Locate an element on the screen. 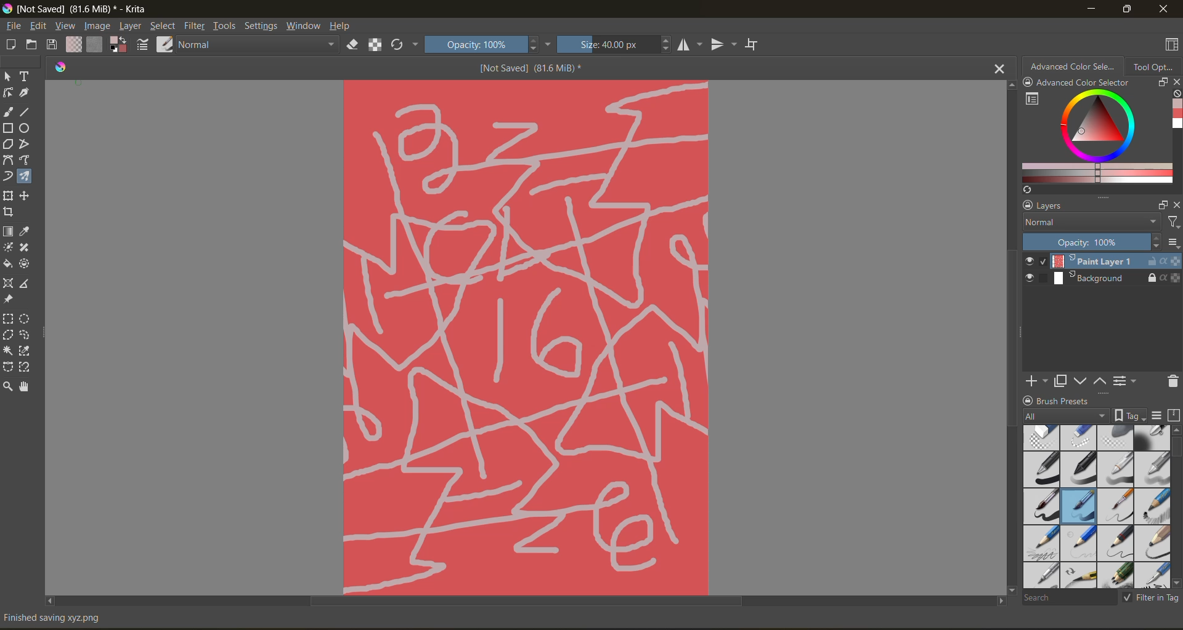  open is located at coordinates (33, 45).